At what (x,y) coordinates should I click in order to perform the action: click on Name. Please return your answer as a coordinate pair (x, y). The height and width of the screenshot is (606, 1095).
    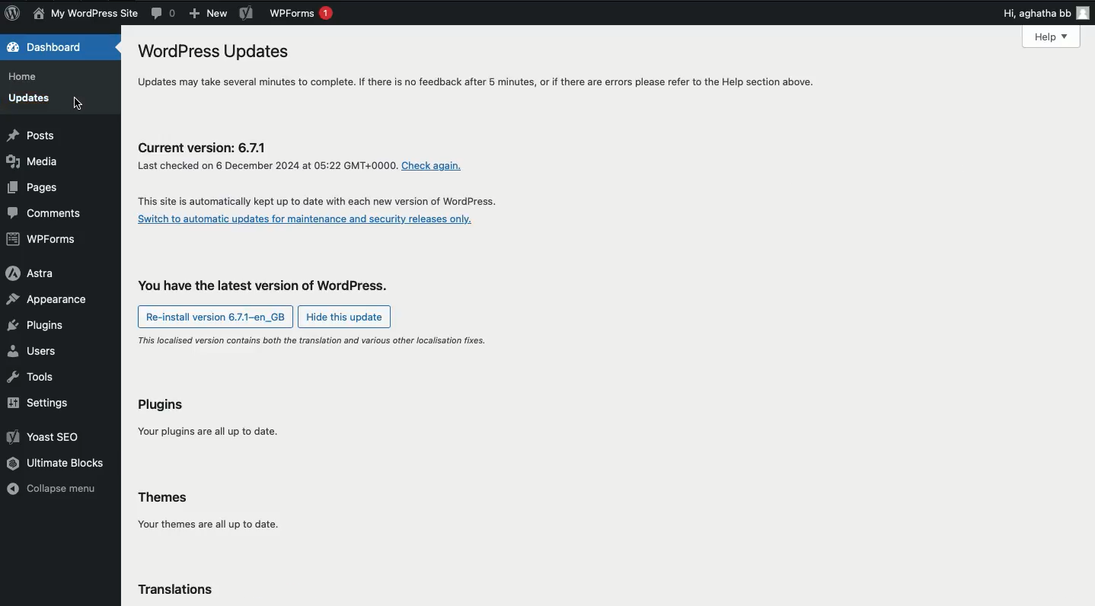
    Looking at the image, I should click on (88, 14).